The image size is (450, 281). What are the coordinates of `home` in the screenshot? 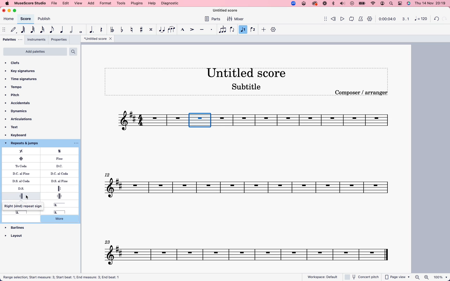 It's located at (9, 20).